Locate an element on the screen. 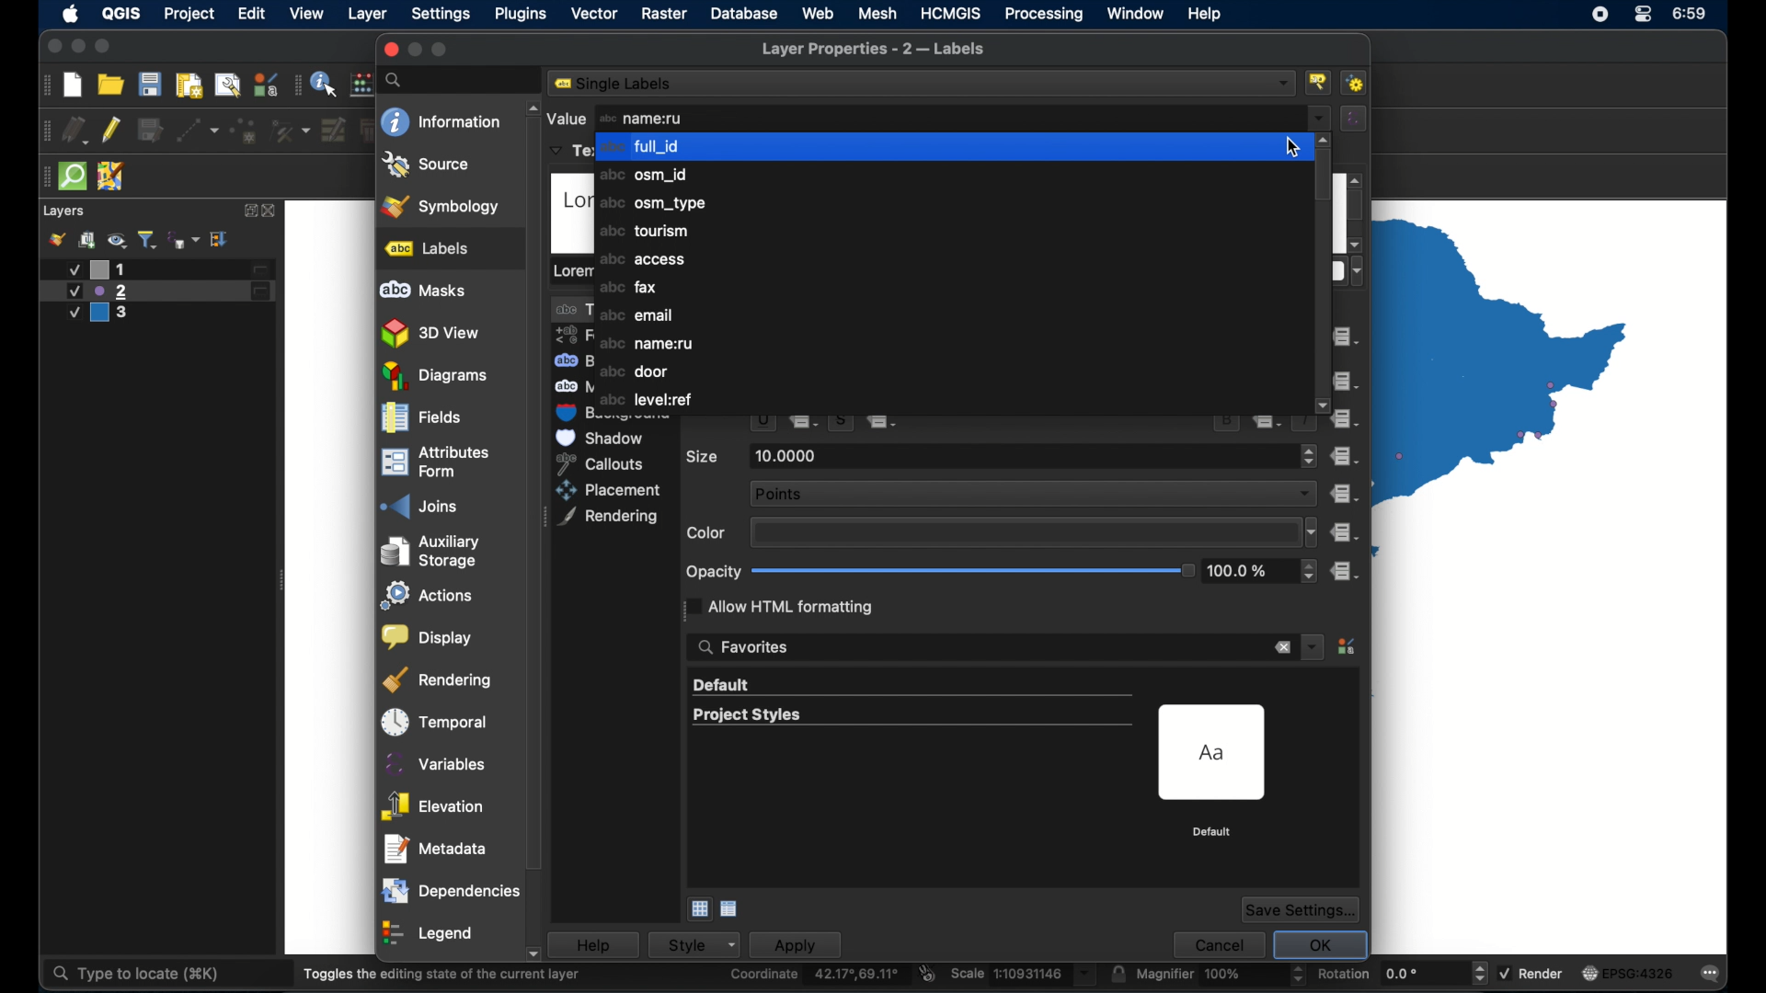 The height and width of the screenshot is (993, 1766). processing is located at coordinates (1043, 14).